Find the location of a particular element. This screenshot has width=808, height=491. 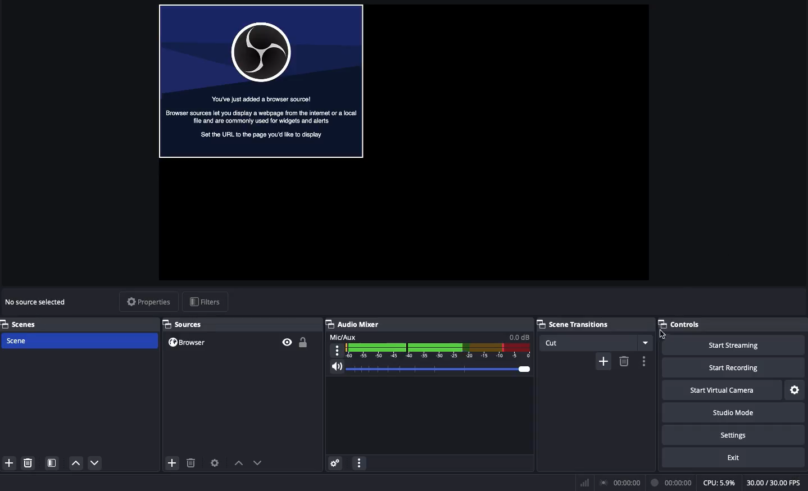

Browser is located at coordinates (261, 82).